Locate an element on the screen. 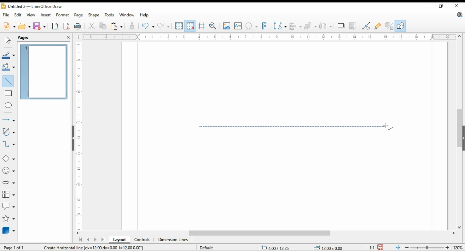 The height and width of the screenshot is (251, 465). copy is located at coordinates (104, 26).